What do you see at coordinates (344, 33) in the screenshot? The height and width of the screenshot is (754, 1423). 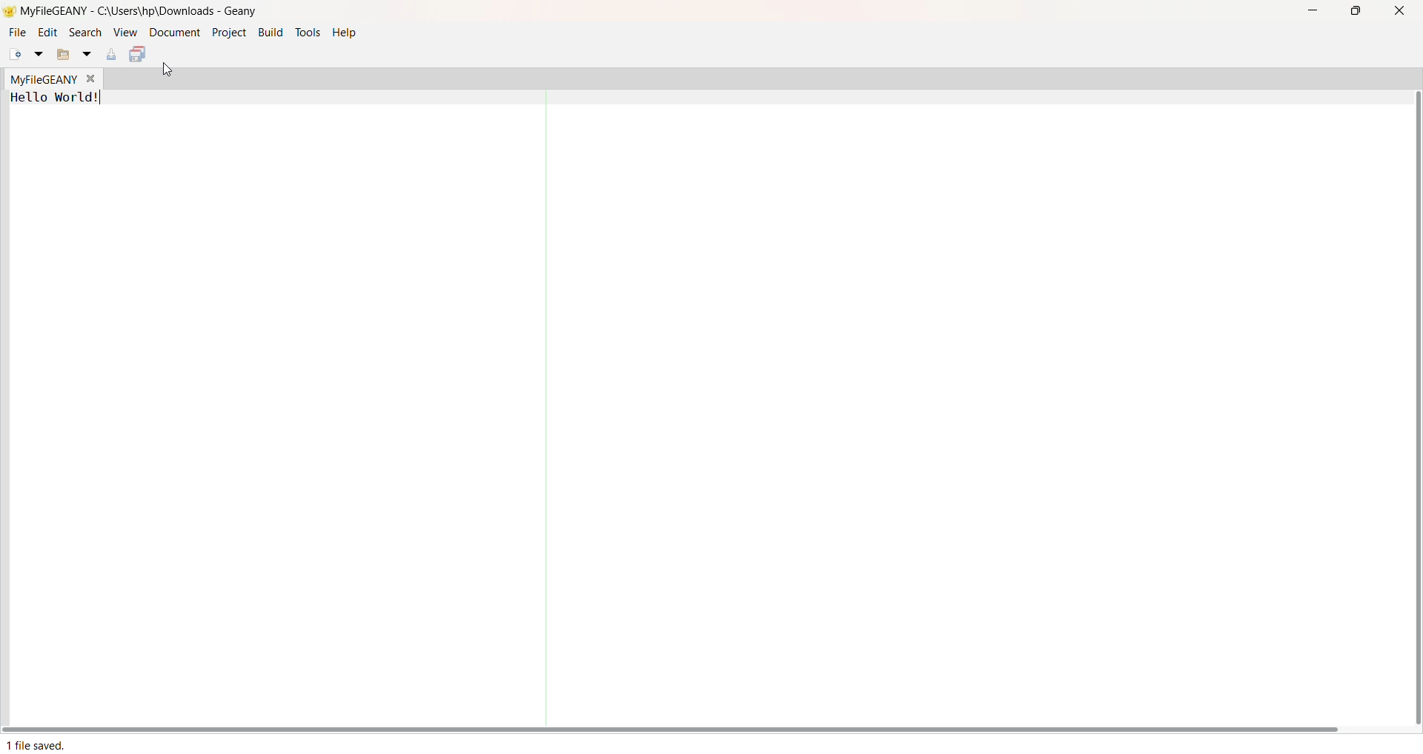 I see `Help` at bounding box center [344, 33].